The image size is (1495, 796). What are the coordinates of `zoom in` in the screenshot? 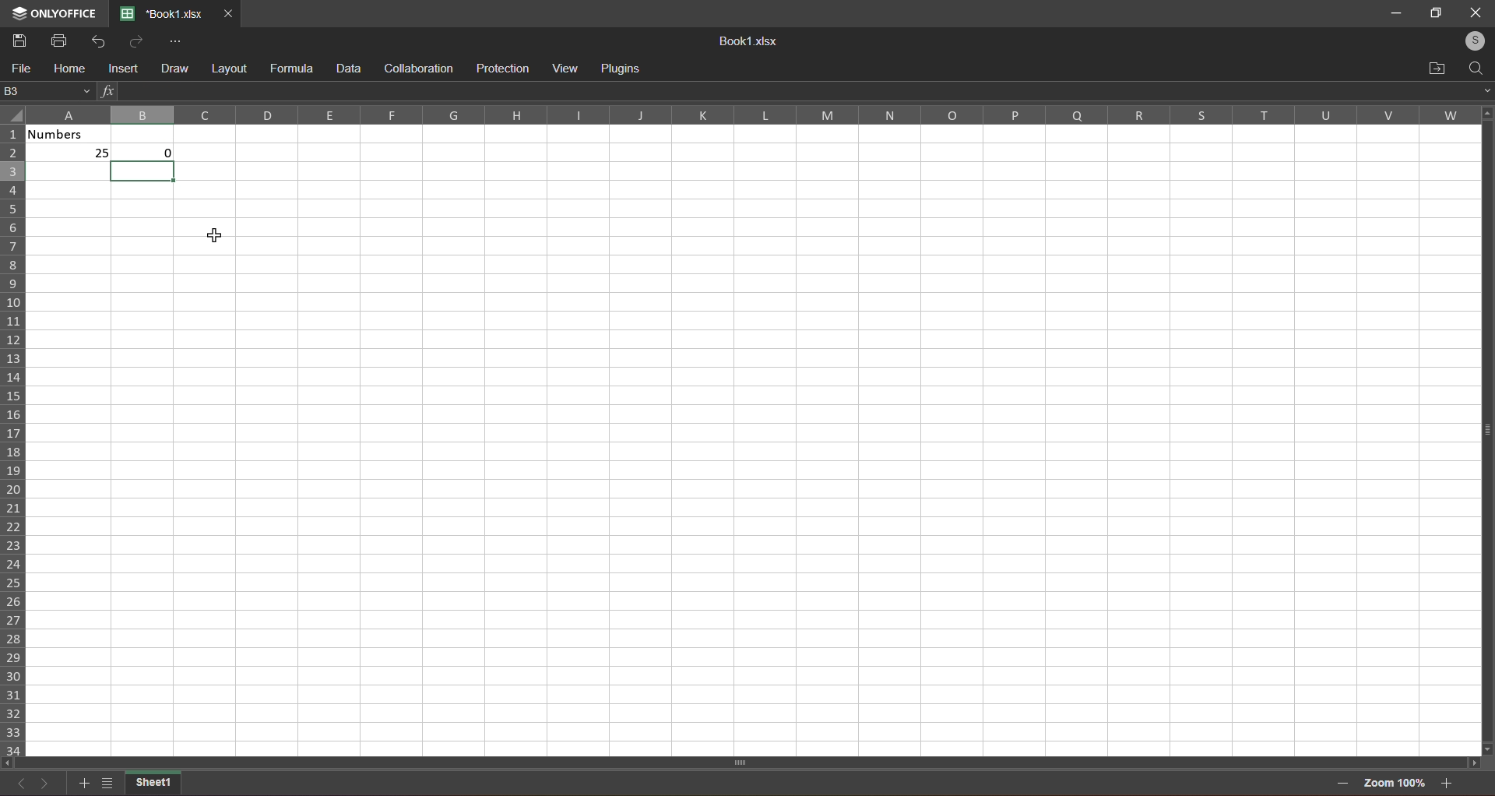 It's located at (1448, 784).